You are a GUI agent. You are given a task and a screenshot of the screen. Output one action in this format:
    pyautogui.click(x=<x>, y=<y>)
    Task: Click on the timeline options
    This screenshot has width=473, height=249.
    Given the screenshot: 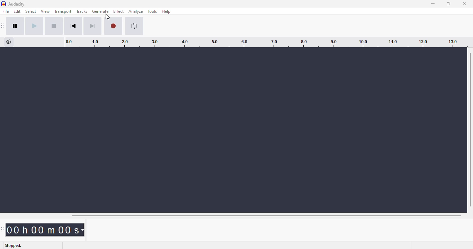 What is the action you would take?
    pyautogui.click(x=9, y=42)
    